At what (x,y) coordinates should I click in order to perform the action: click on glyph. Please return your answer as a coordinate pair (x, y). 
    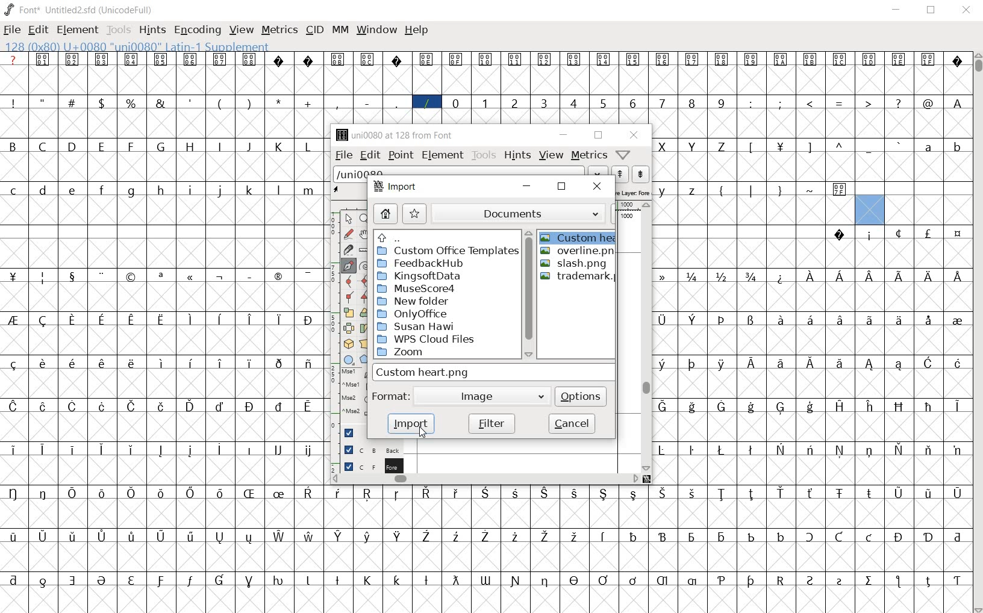
    Looking at the image, I should click on (220, 580).